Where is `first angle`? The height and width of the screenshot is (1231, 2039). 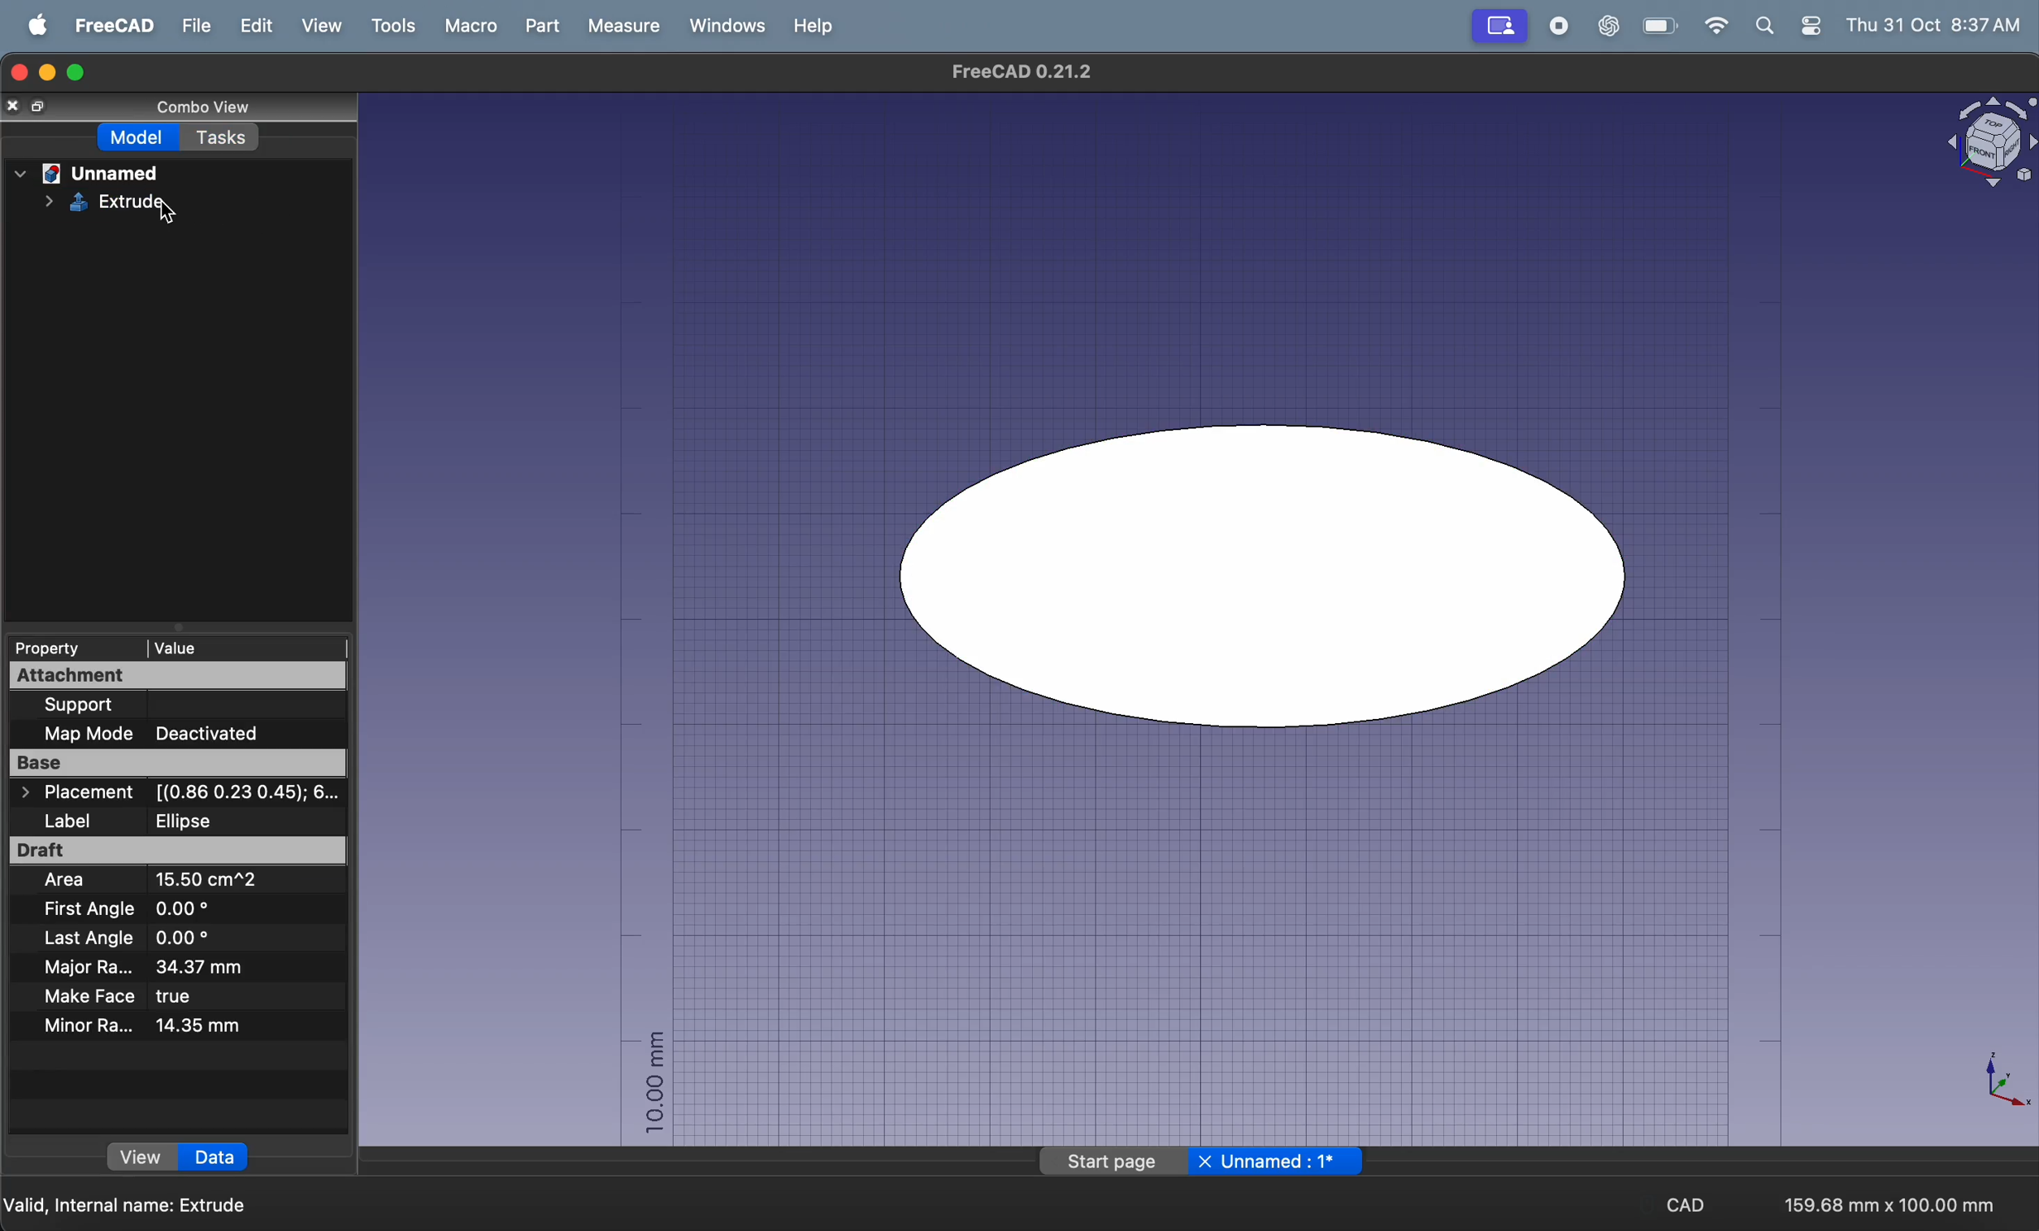 first angle is located at coordinates (156, 910).